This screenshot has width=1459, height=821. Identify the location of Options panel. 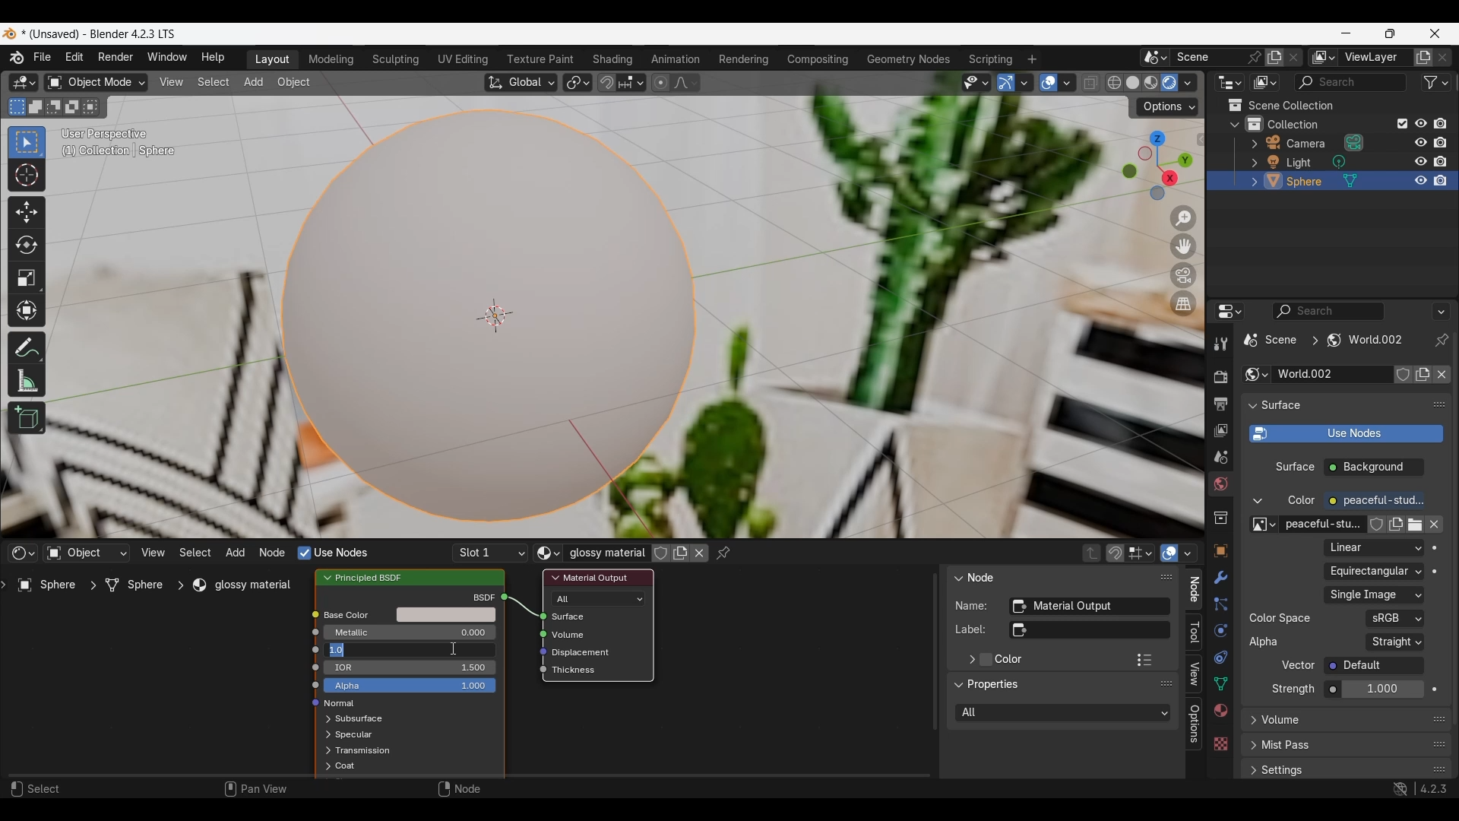
(1195, 724).